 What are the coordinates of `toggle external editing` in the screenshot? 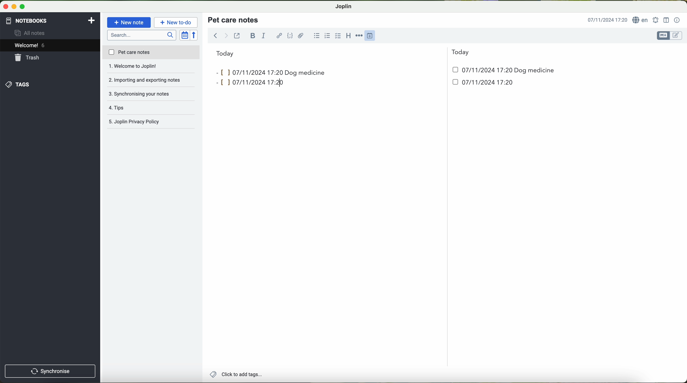 It's located at (237, 35).